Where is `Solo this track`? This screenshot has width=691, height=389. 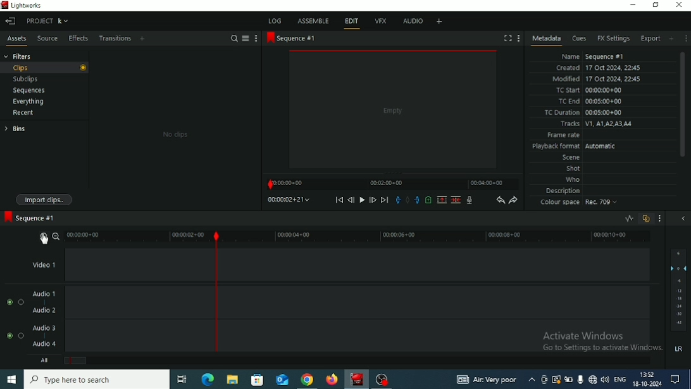 Solo this track is located at coordinates (21, 335).